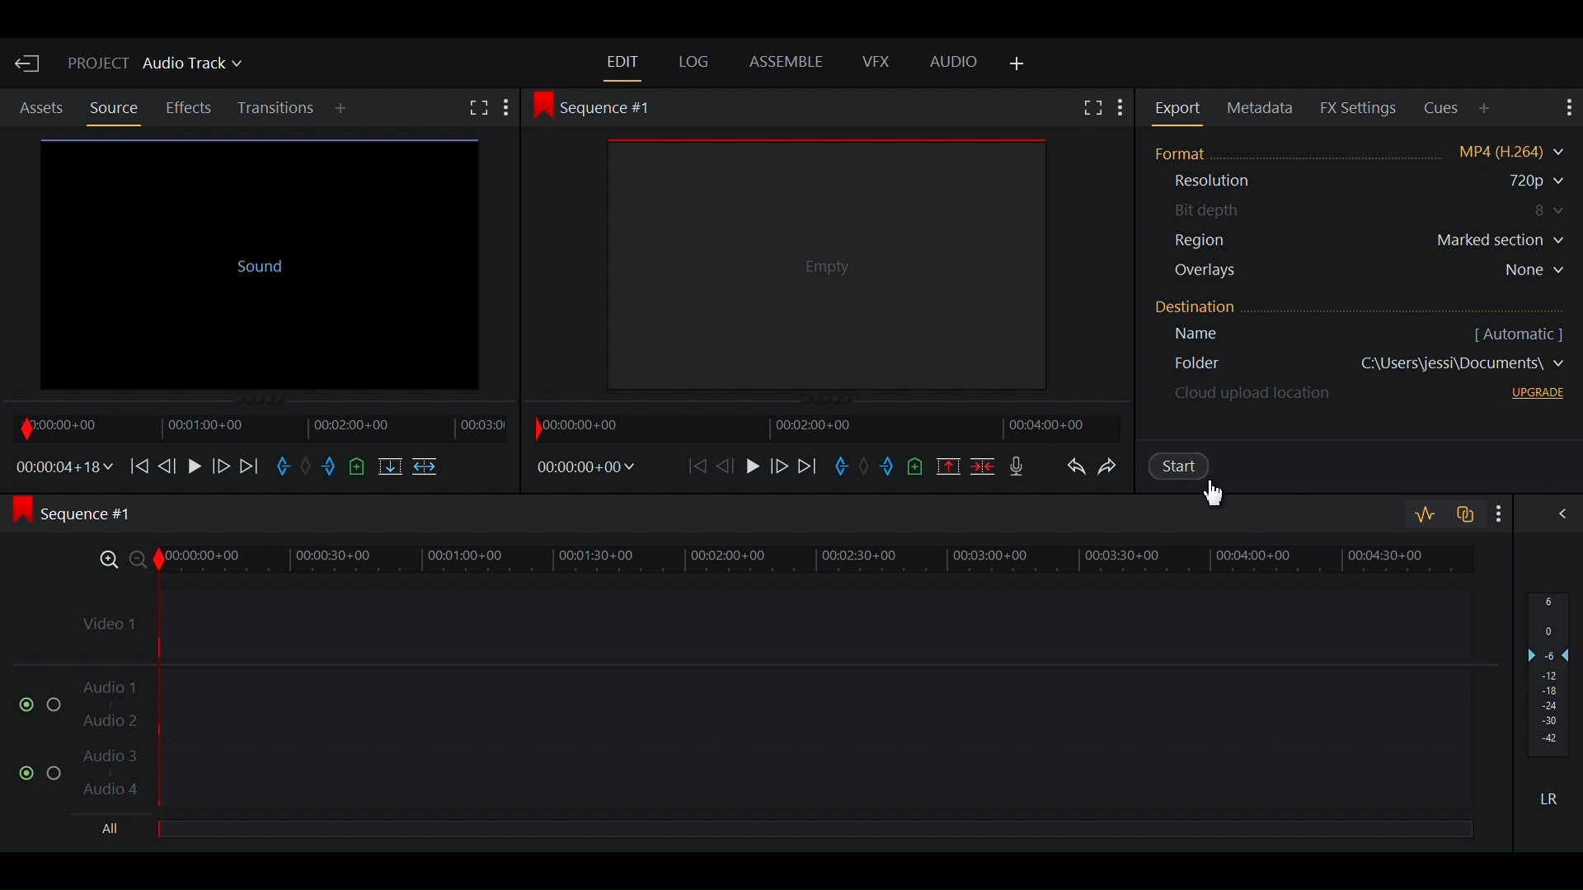 This screenshot has height=890, width=1583. Describe the element at coordinates (113, 108) in the screenshot. I see `Source` at that location.